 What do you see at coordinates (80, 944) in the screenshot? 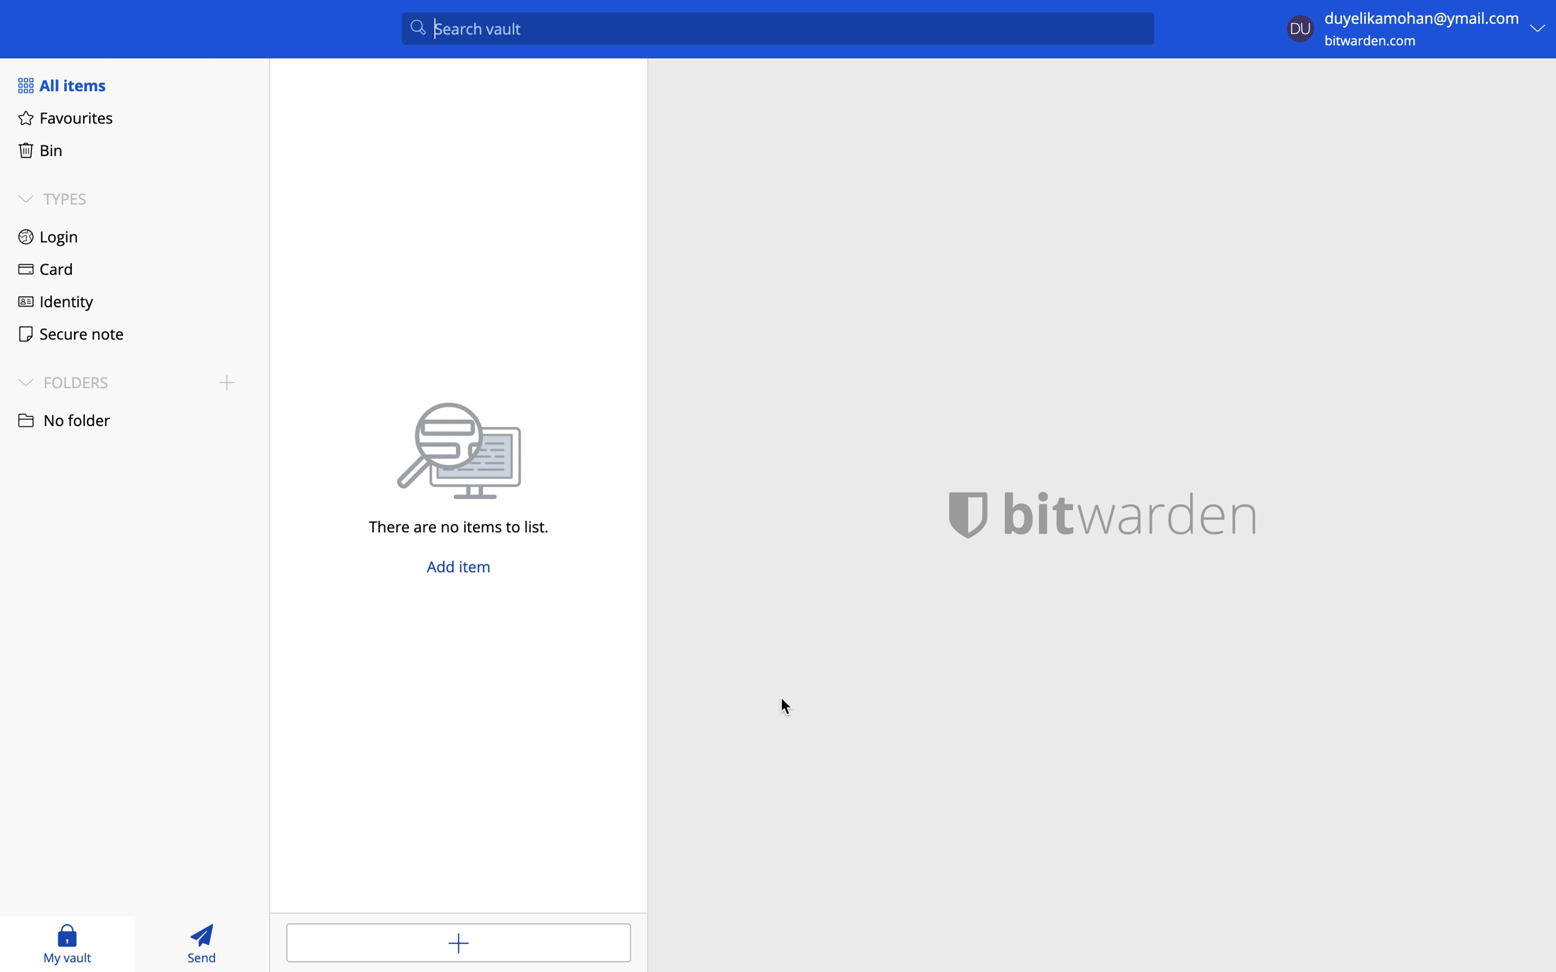
I see `myvault` at bounding box center [80, 944].